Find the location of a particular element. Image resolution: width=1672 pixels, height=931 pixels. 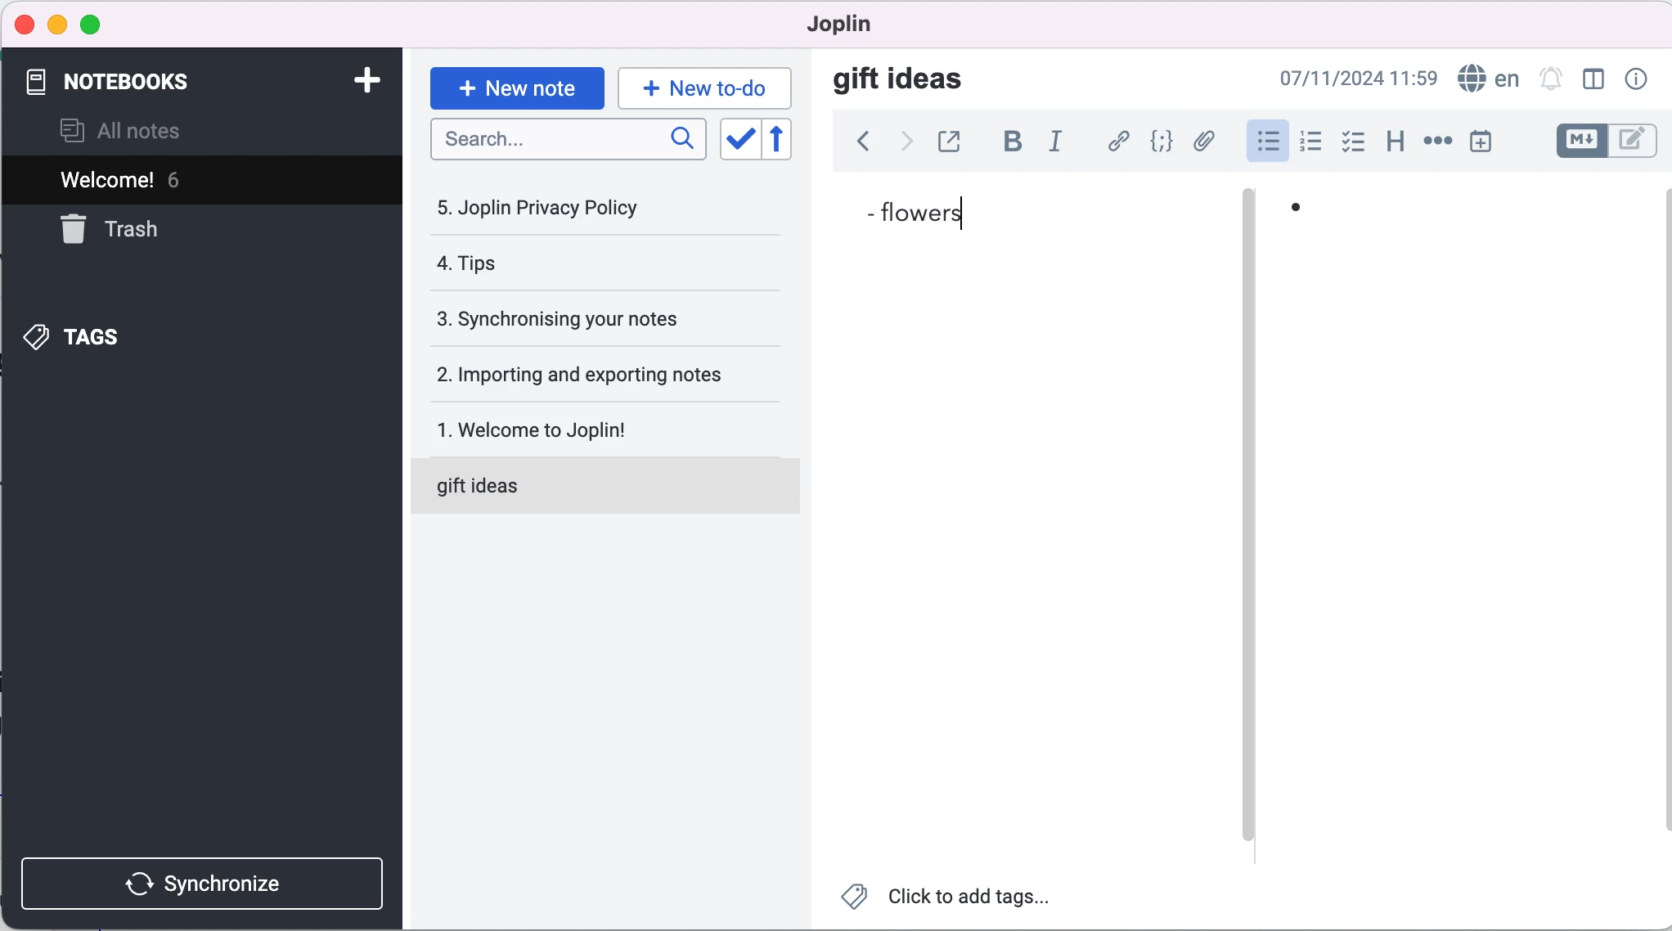

gift ideas is located at coordinates (901, 82).